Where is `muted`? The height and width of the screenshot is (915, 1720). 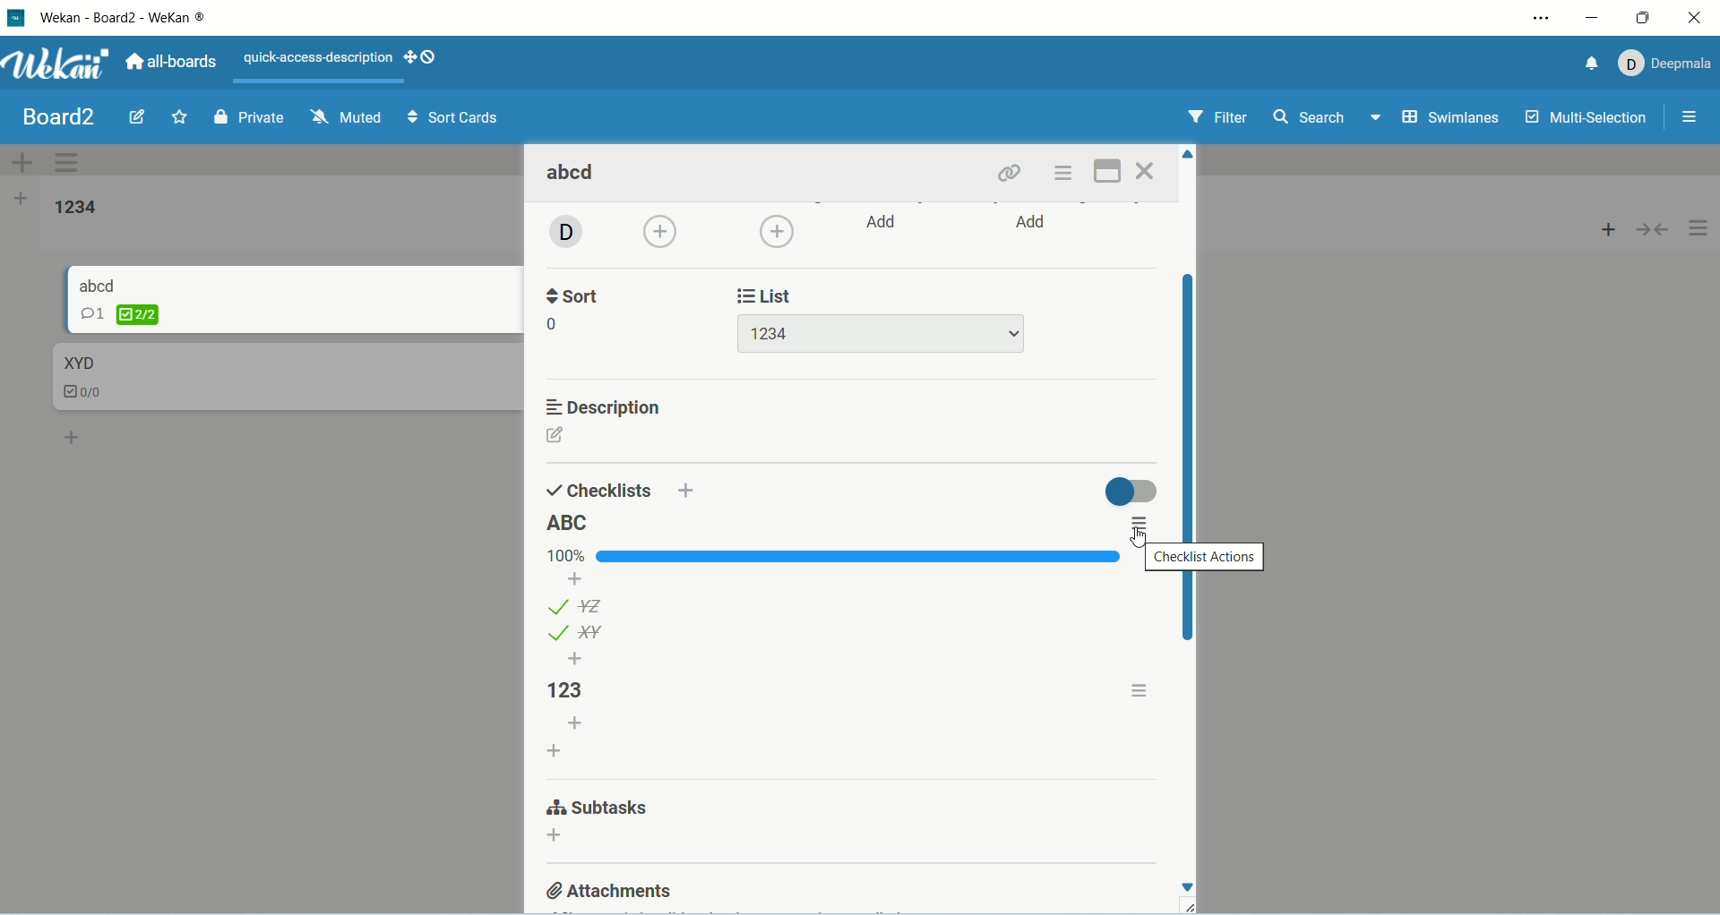
muted is located at coordinates (348, 116).